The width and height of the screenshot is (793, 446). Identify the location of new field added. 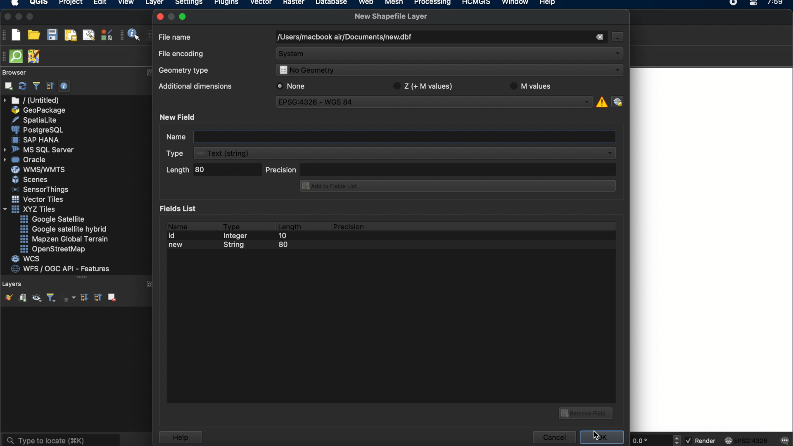
(230, 247).